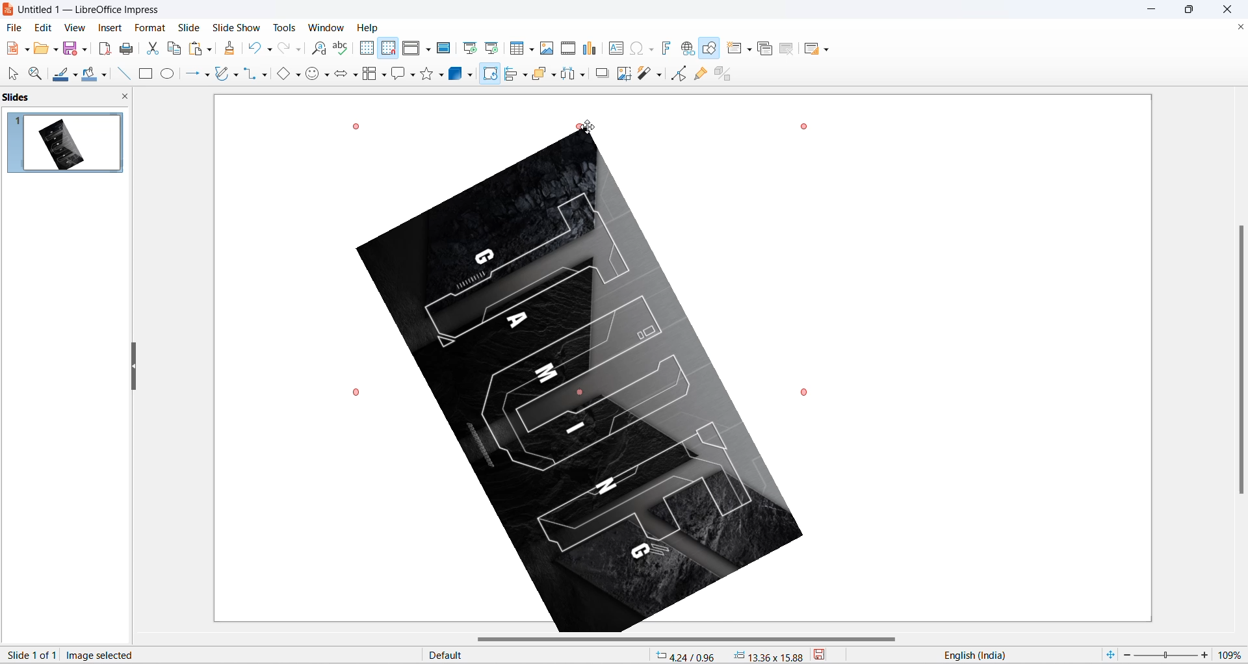 This screenshot has width=1248, height=664. I want to click on new slide, so click(734, 48).